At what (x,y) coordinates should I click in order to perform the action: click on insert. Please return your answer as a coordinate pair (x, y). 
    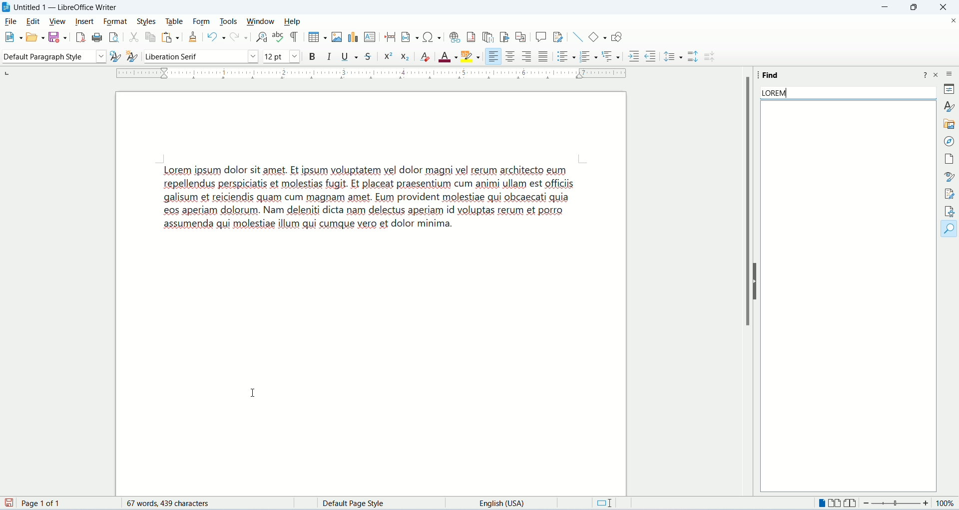
    Looking at the image, I should click on (85, 21).